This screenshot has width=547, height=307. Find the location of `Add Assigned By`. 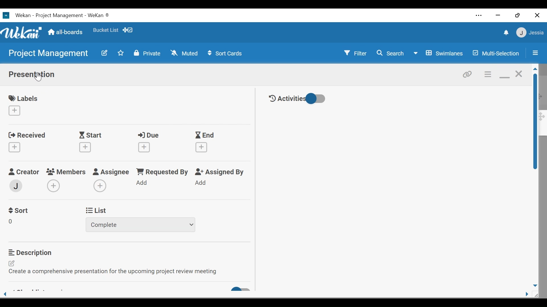

Add Assigned By is located at coordinates (201, 182).